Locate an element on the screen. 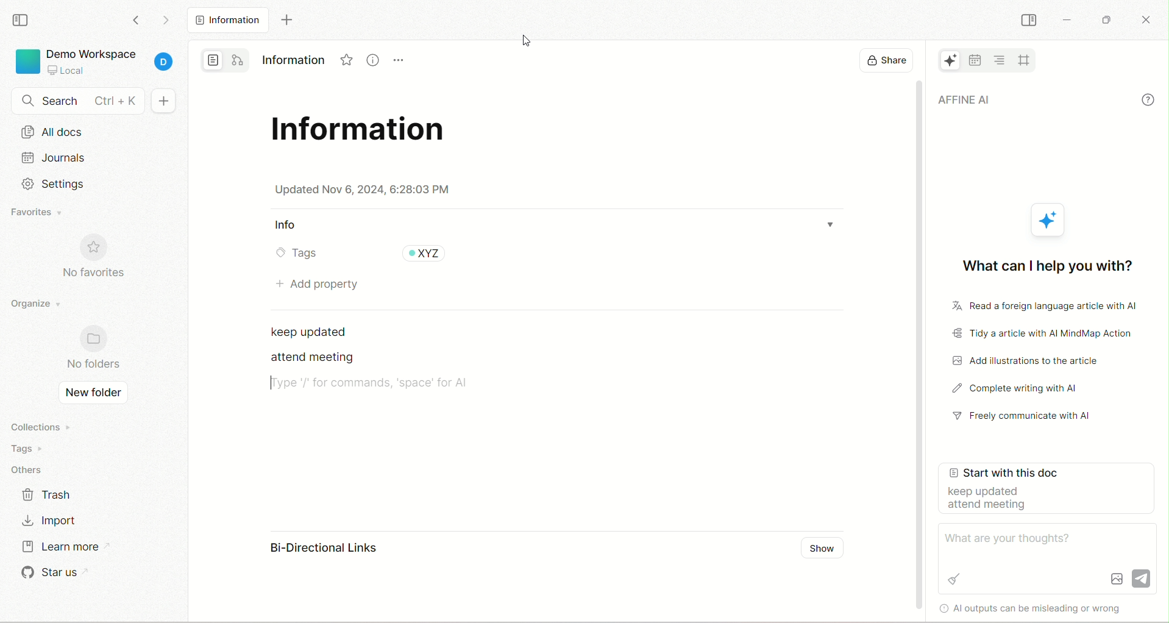 The height and width of the screenshot is (623, 1169). tags is located at coordinates (296, 254).